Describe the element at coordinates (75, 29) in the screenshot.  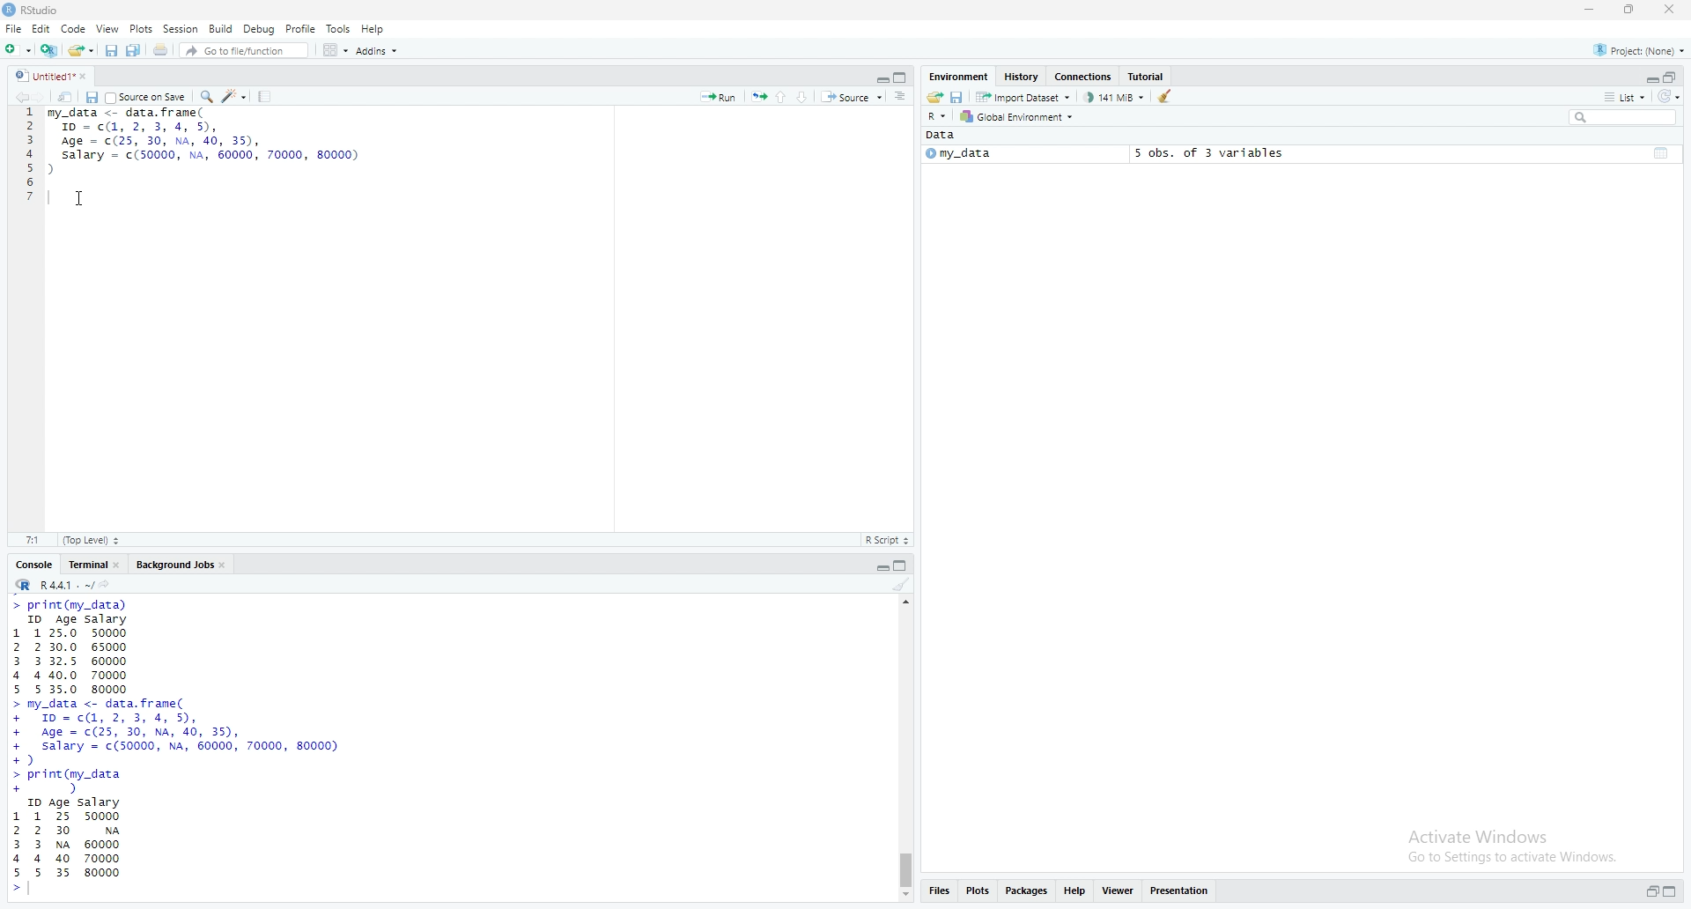
I see `Code` at that location.